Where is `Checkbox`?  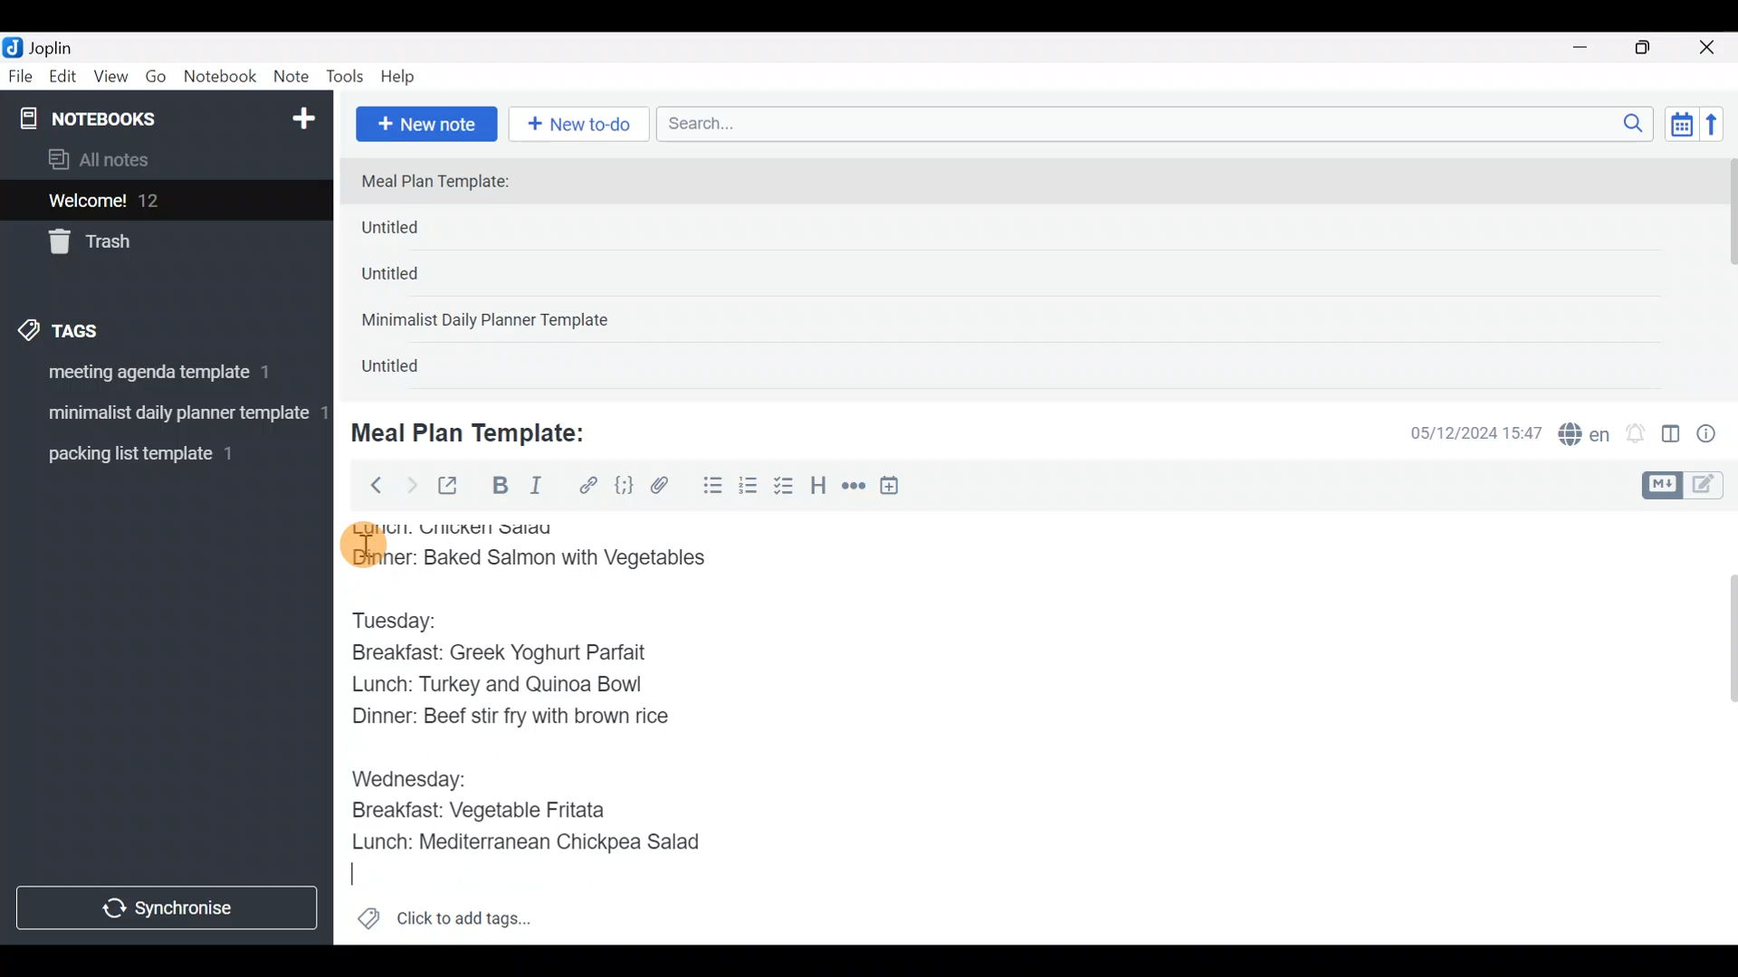
Checkbox is located at coordinates (786, 488).